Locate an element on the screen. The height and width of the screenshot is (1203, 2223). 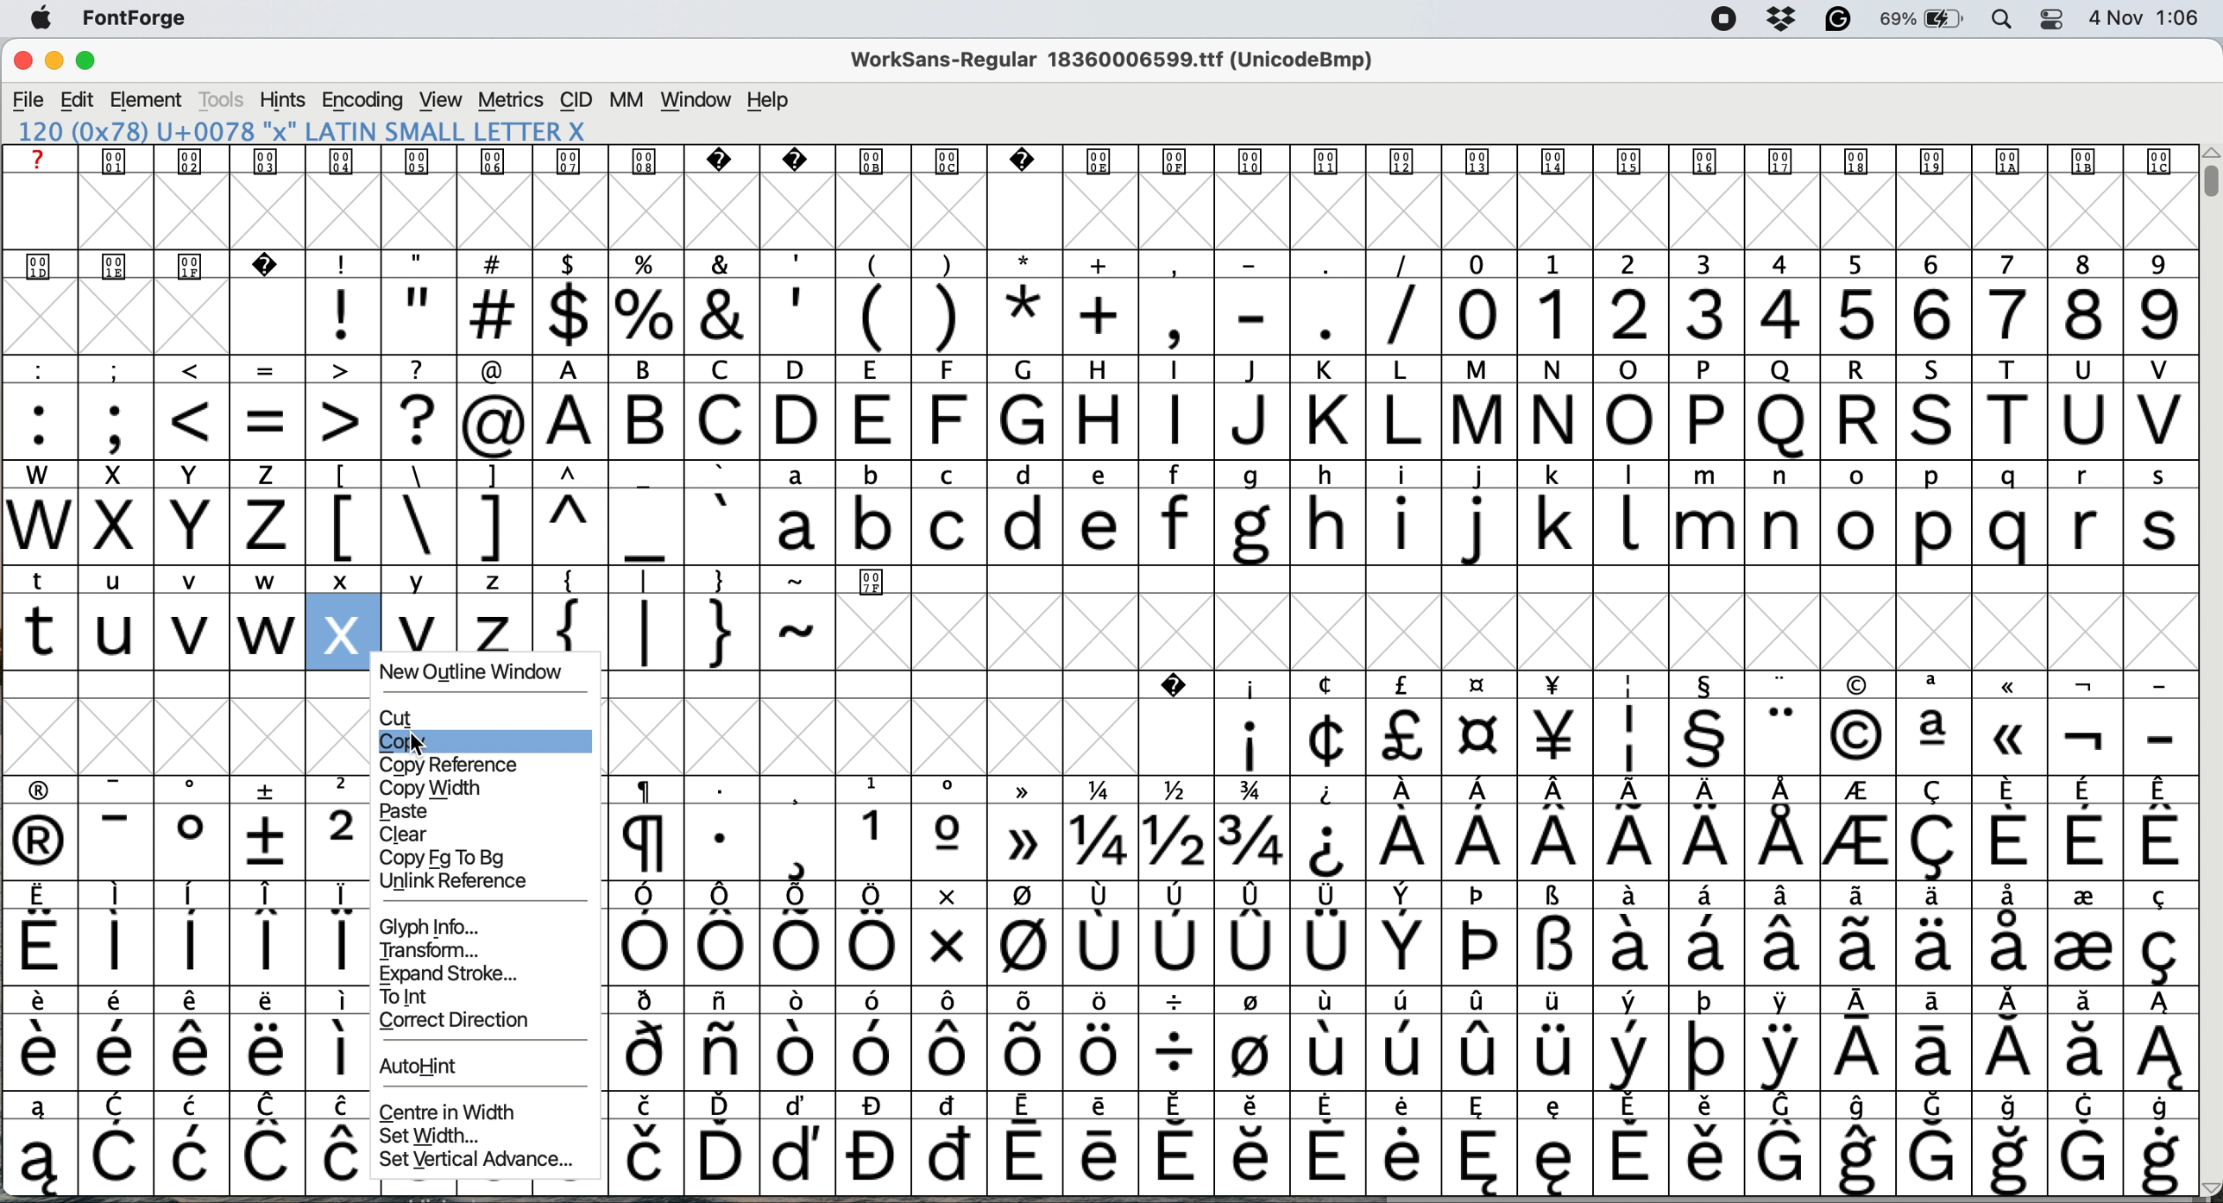
data cells is located at coordinates (1548, 579).